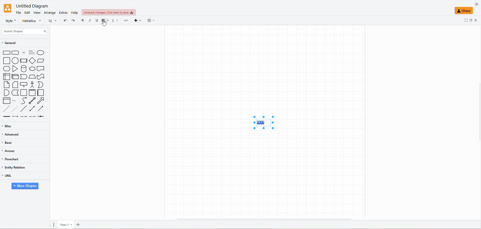 This screenshot has width=481, height=229. I want to click on font name, so click(33, 20).